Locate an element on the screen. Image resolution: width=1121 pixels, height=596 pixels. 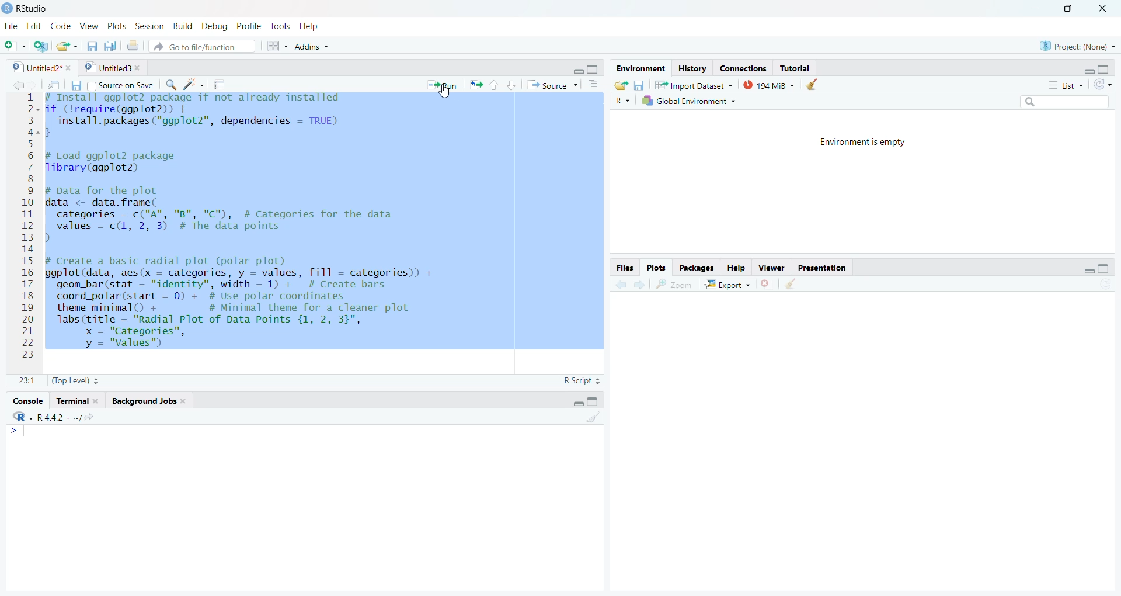
Session is located at coordinates (149, 26).